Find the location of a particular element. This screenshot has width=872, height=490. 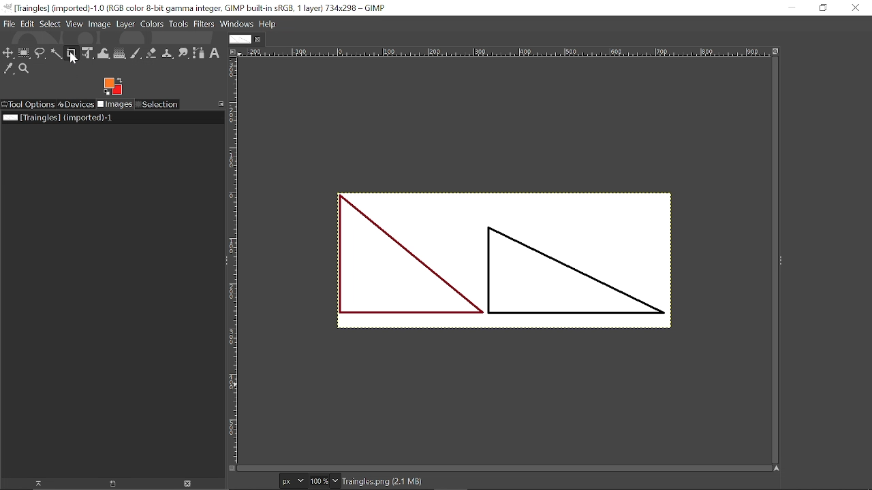

New image display for this image is located at coordinates (113, 484).